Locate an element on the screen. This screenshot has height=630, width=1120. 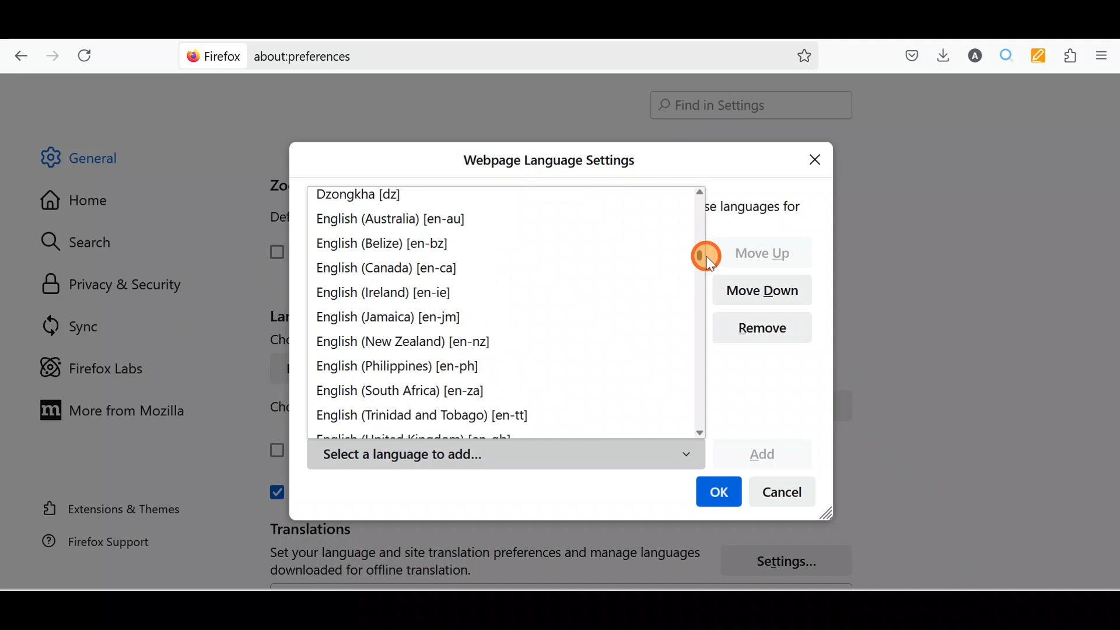
Firefox support is located at coordinates (88, 541).